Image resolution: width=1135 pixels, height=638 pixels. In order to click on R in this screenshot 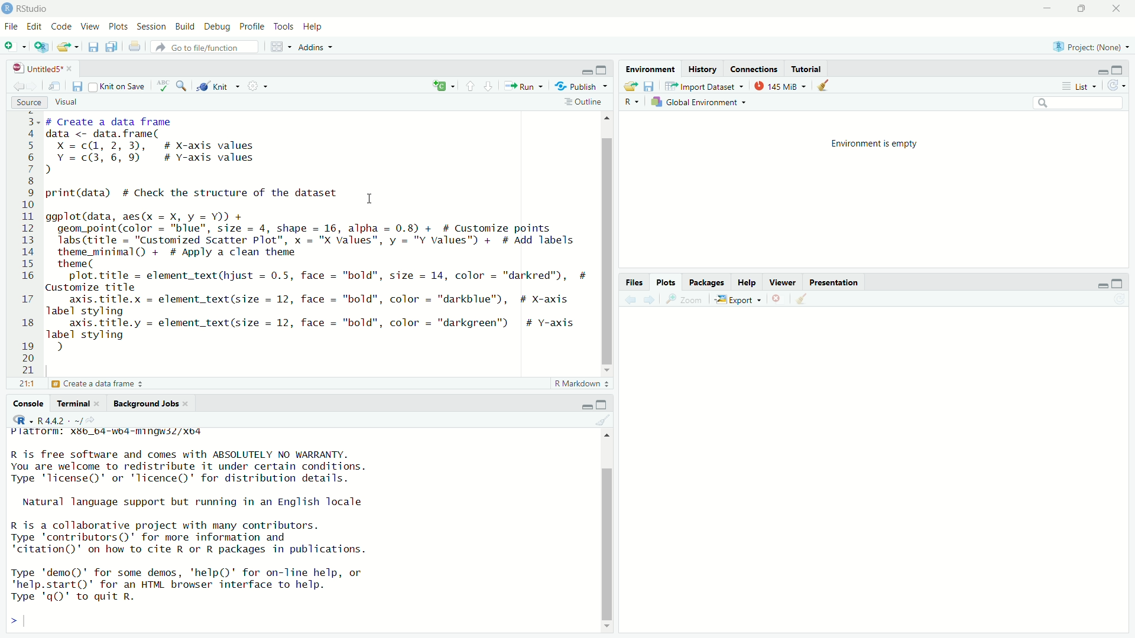, I will do `click(627, 102)`.